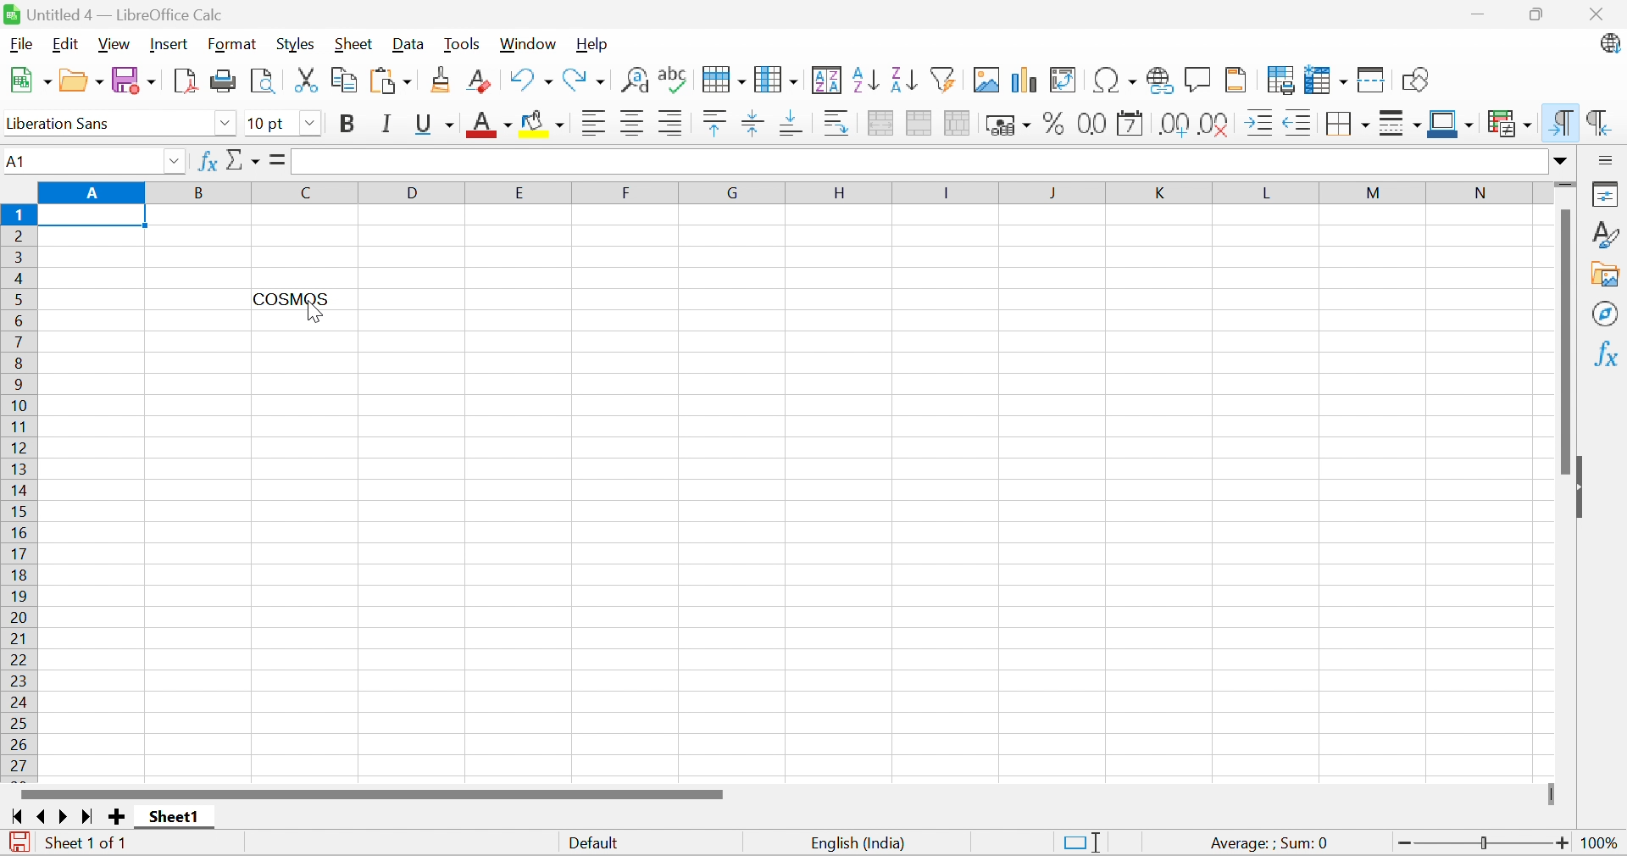  What do you see at coordinates (88, 844) in the screenshot?
I see `Sheet 1 of 1` at bounding box center [88, 844].